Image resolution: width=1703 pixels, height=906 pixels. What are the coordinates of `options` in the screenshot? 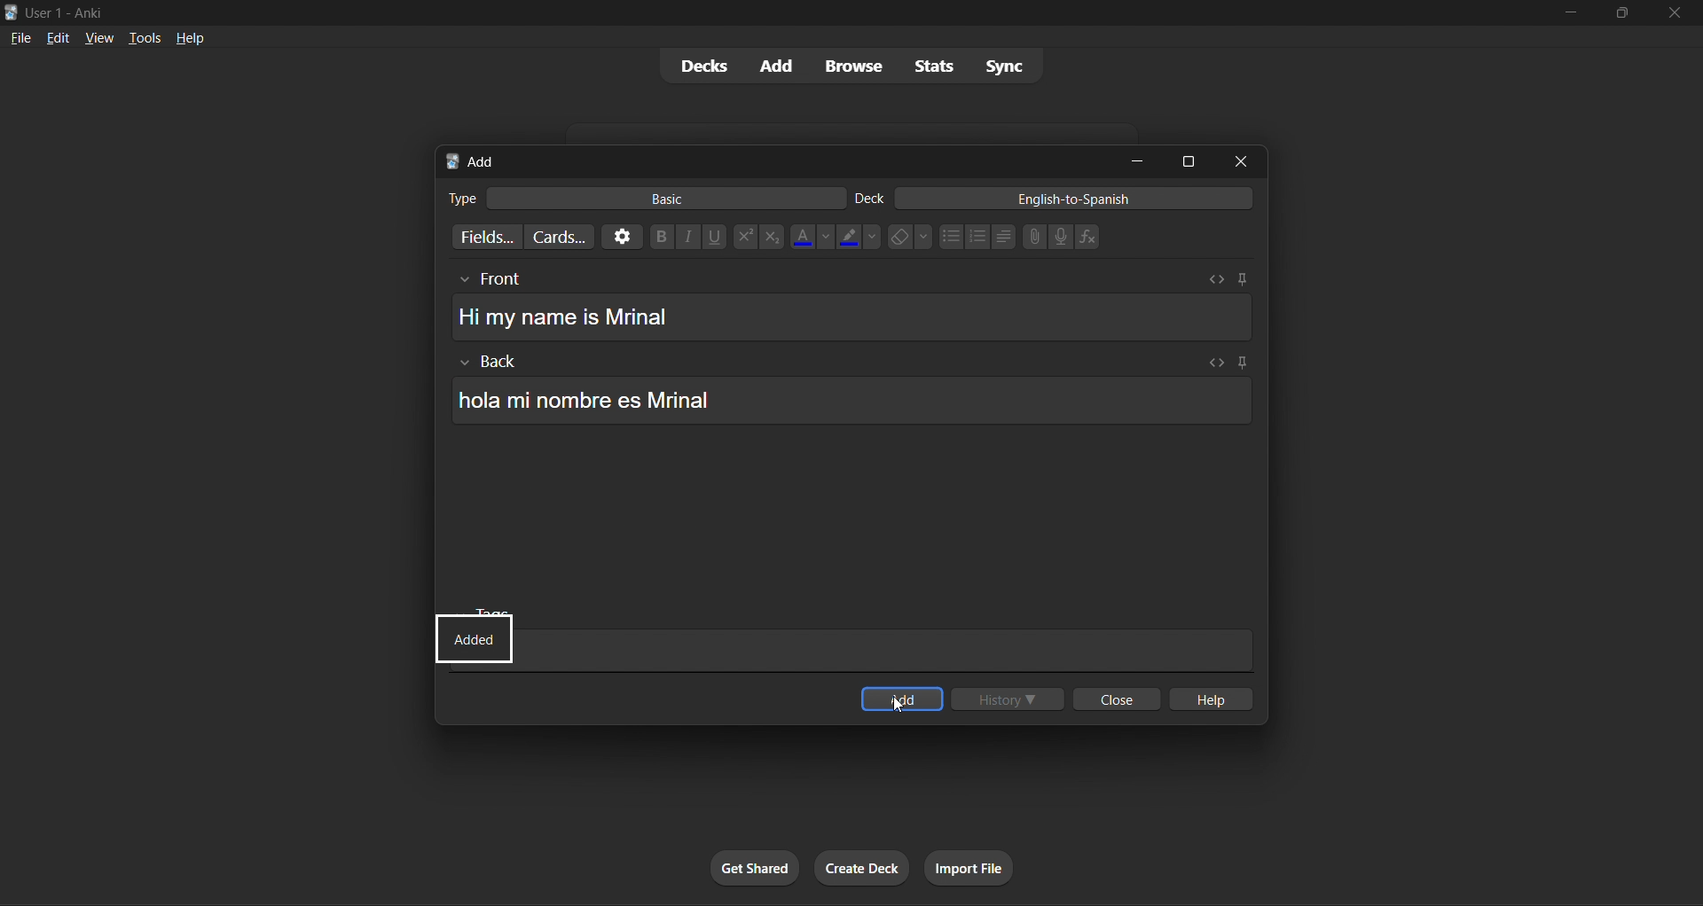 It's located at (617, 238).